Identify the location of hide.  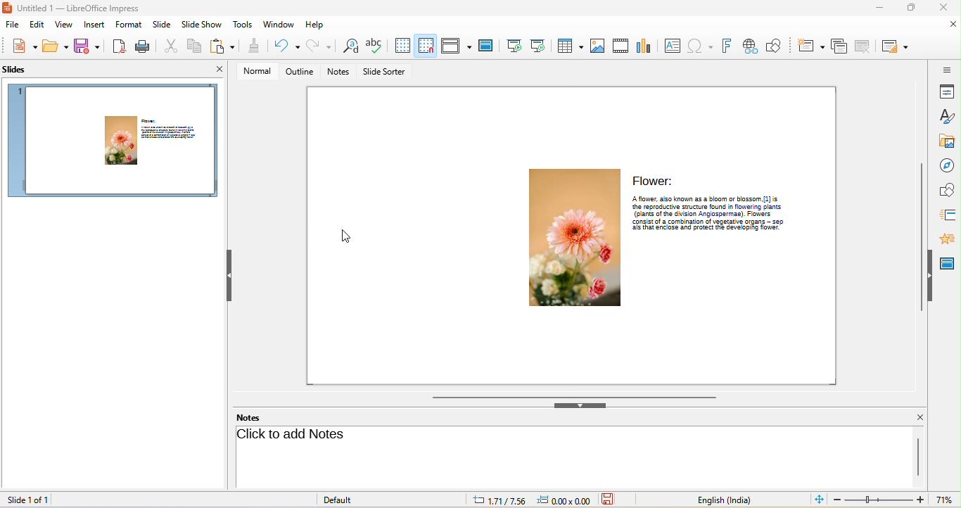
(581, 406).